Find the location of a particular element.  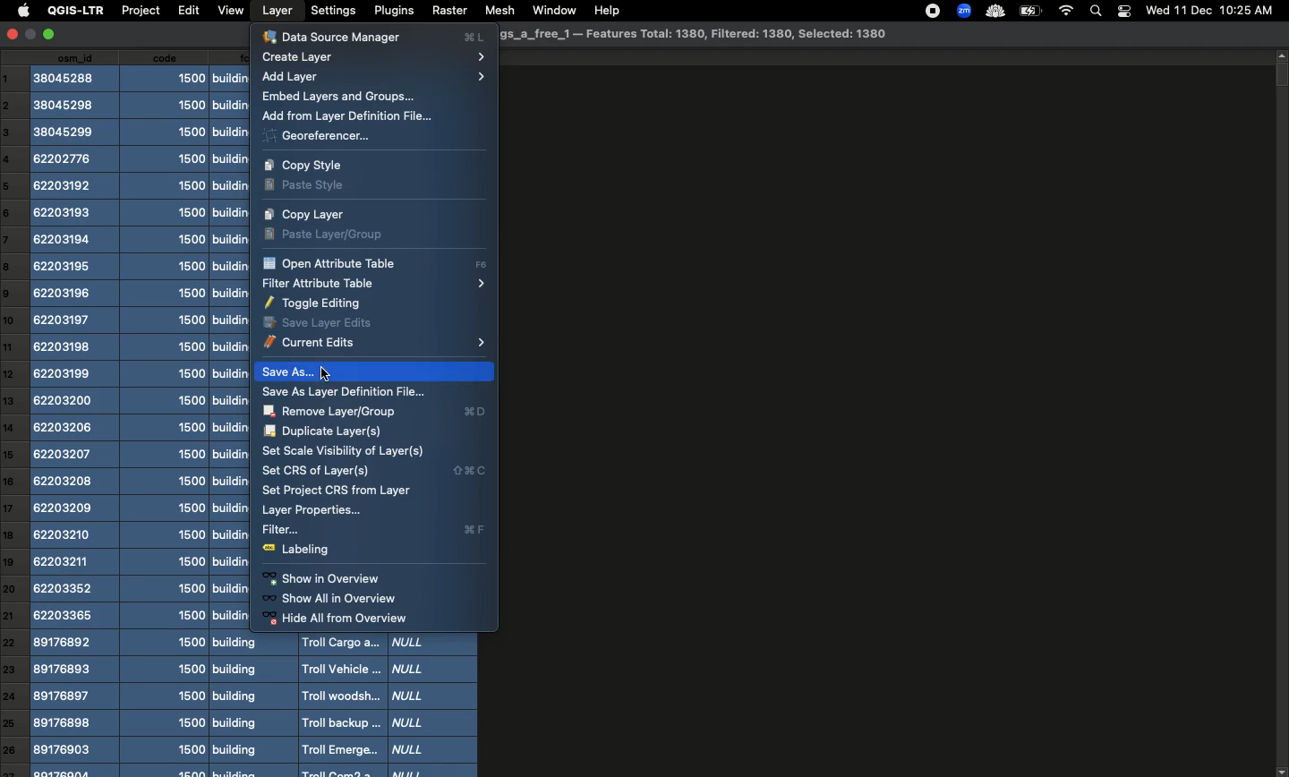

Filter is located at coordinates (376, 531).